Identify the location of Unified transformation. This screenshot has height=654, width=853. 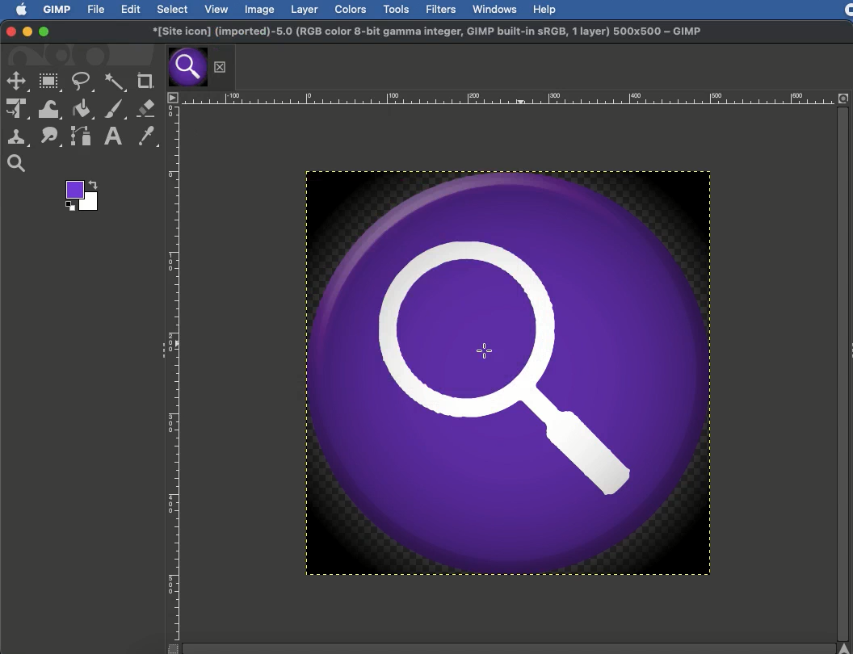
(17, 110).